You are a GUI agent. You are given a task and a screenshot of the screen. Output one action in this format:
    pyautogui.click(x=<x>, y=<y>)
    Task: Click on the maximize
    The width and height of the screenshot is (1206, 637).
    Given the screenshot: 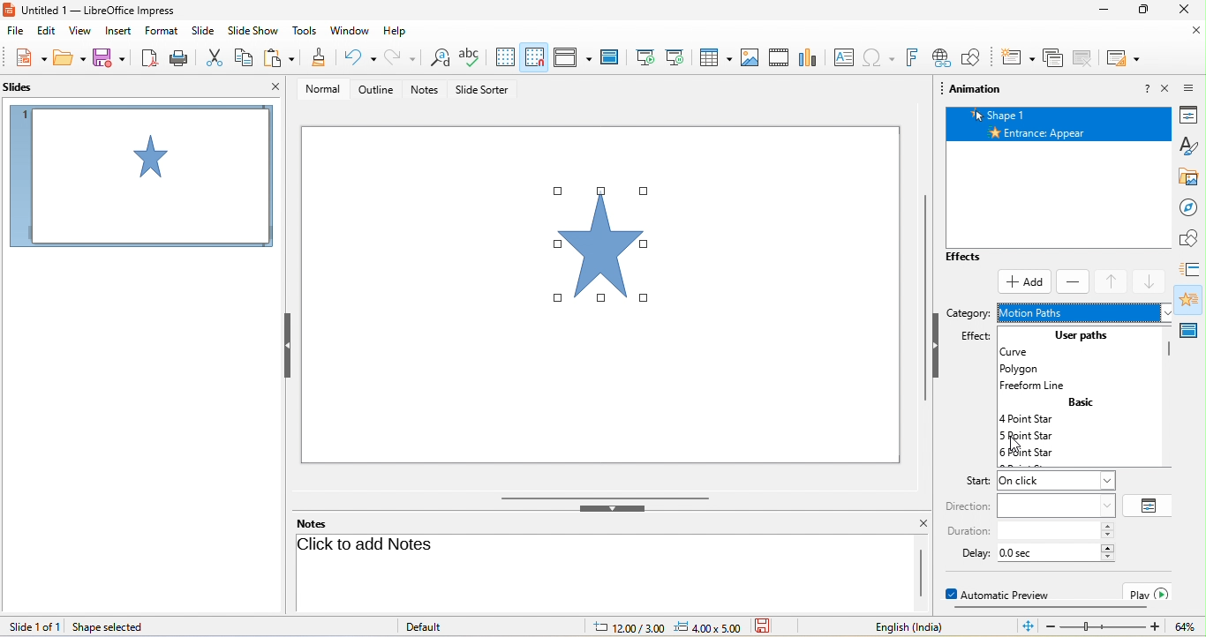 What is the action you would take?
    pyautogui.click(x=1144, y=9)
    